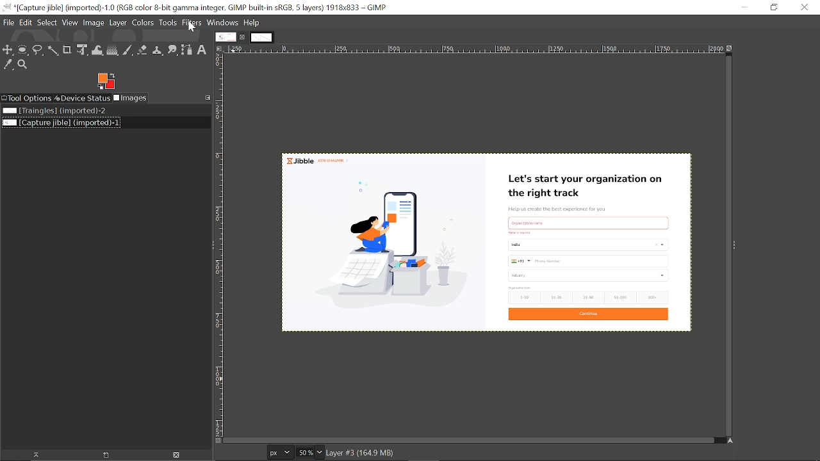 This screenshot has height=461, width=820. What do you see at coordinates (168, 22) in the screenshot?
I see `Tools` at bounding box center [168, 22].